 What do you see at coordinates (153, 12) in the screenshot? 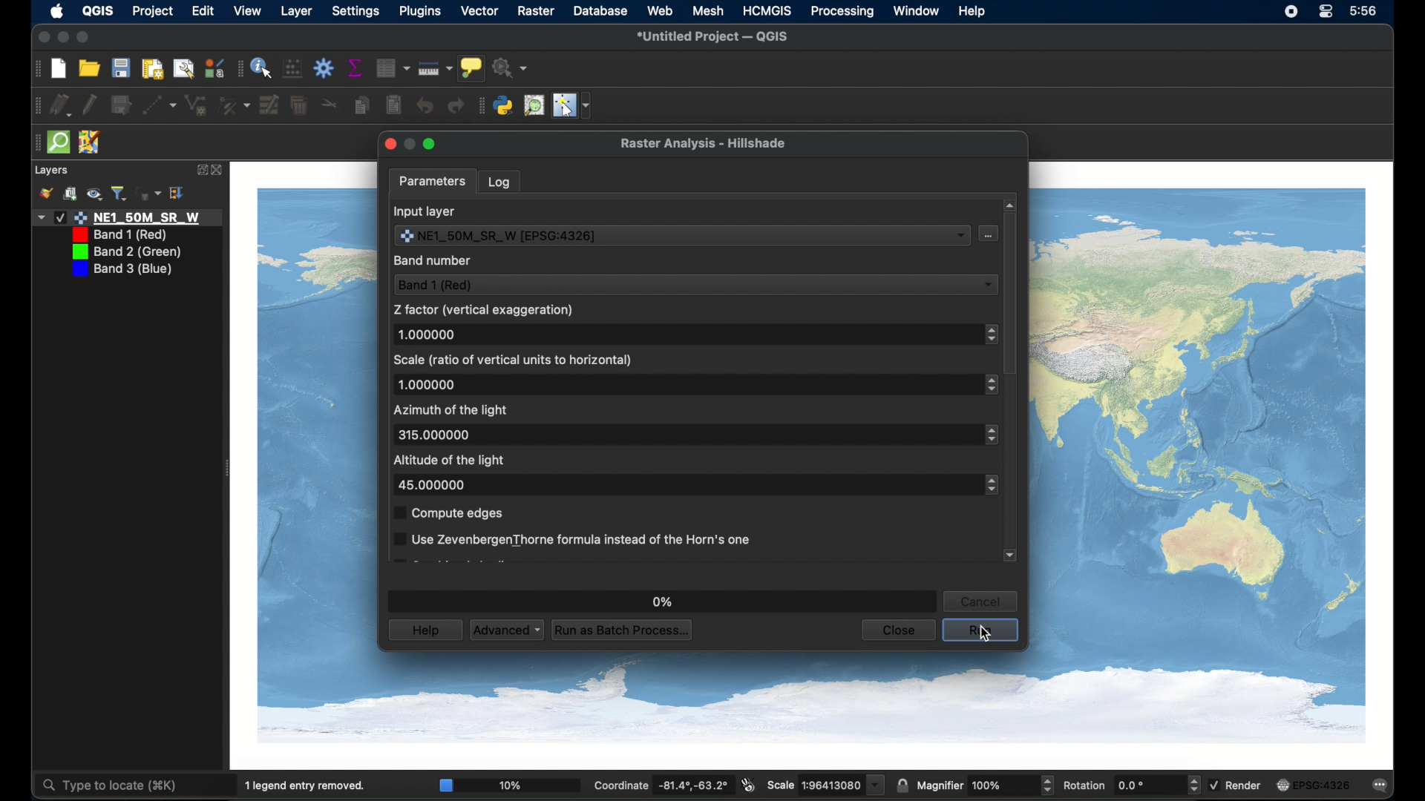
I see `project` at bounding box center [153, 12].